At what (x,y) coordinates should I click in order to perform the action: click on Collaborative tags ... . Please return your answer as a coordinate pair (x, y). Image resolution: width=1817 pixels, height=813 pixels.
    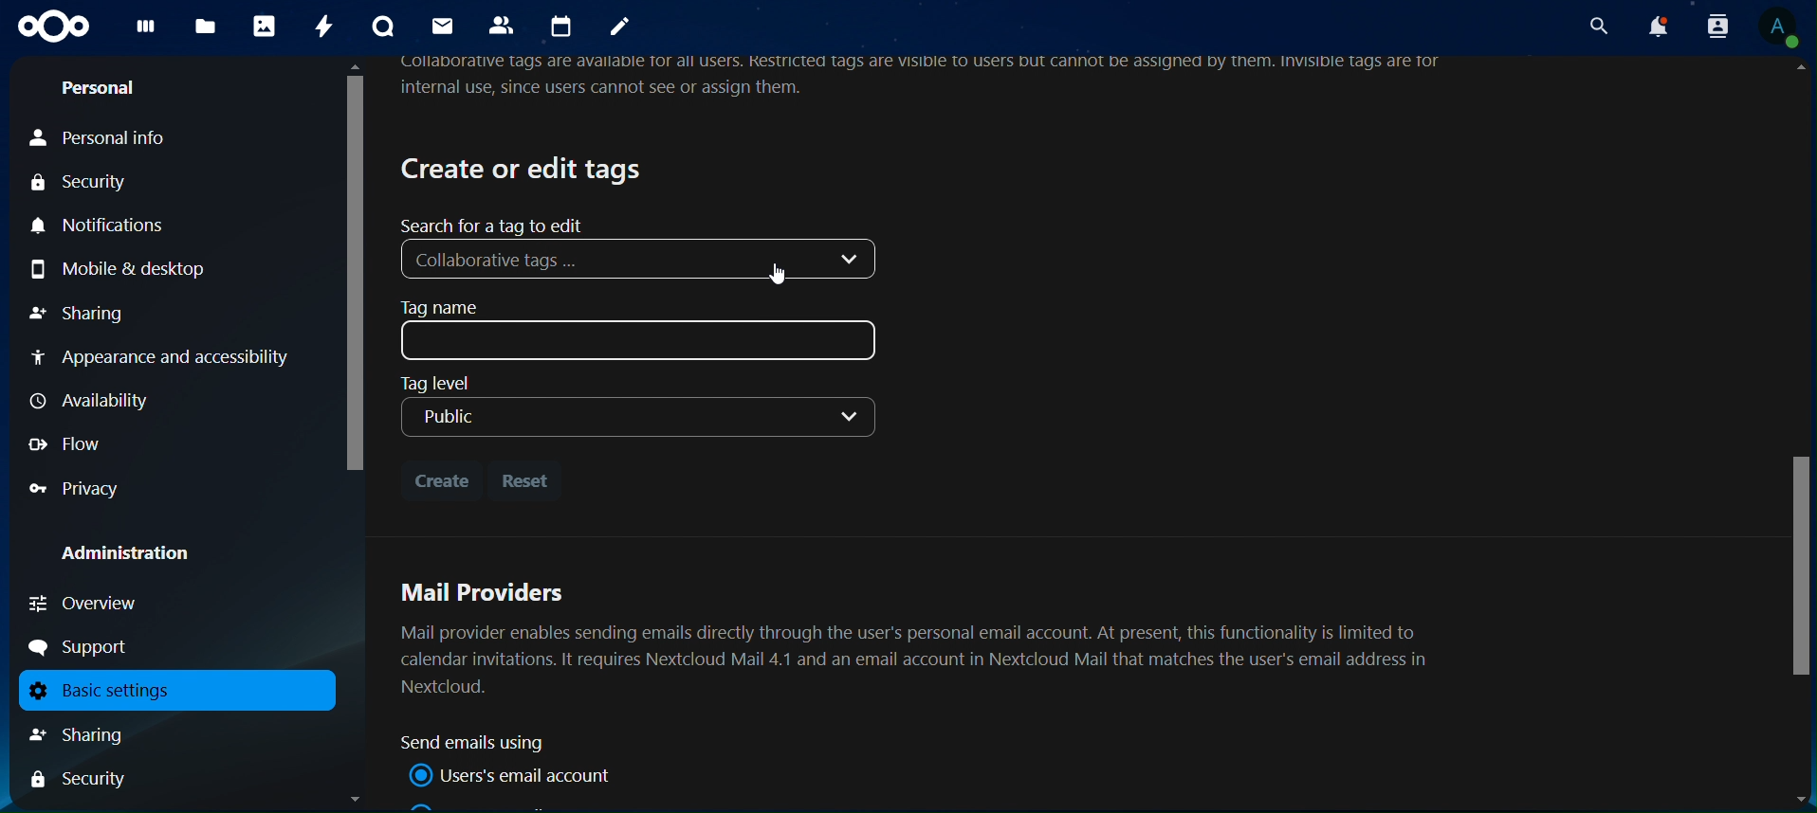
    Looking at the image, I should click on (640, 261).